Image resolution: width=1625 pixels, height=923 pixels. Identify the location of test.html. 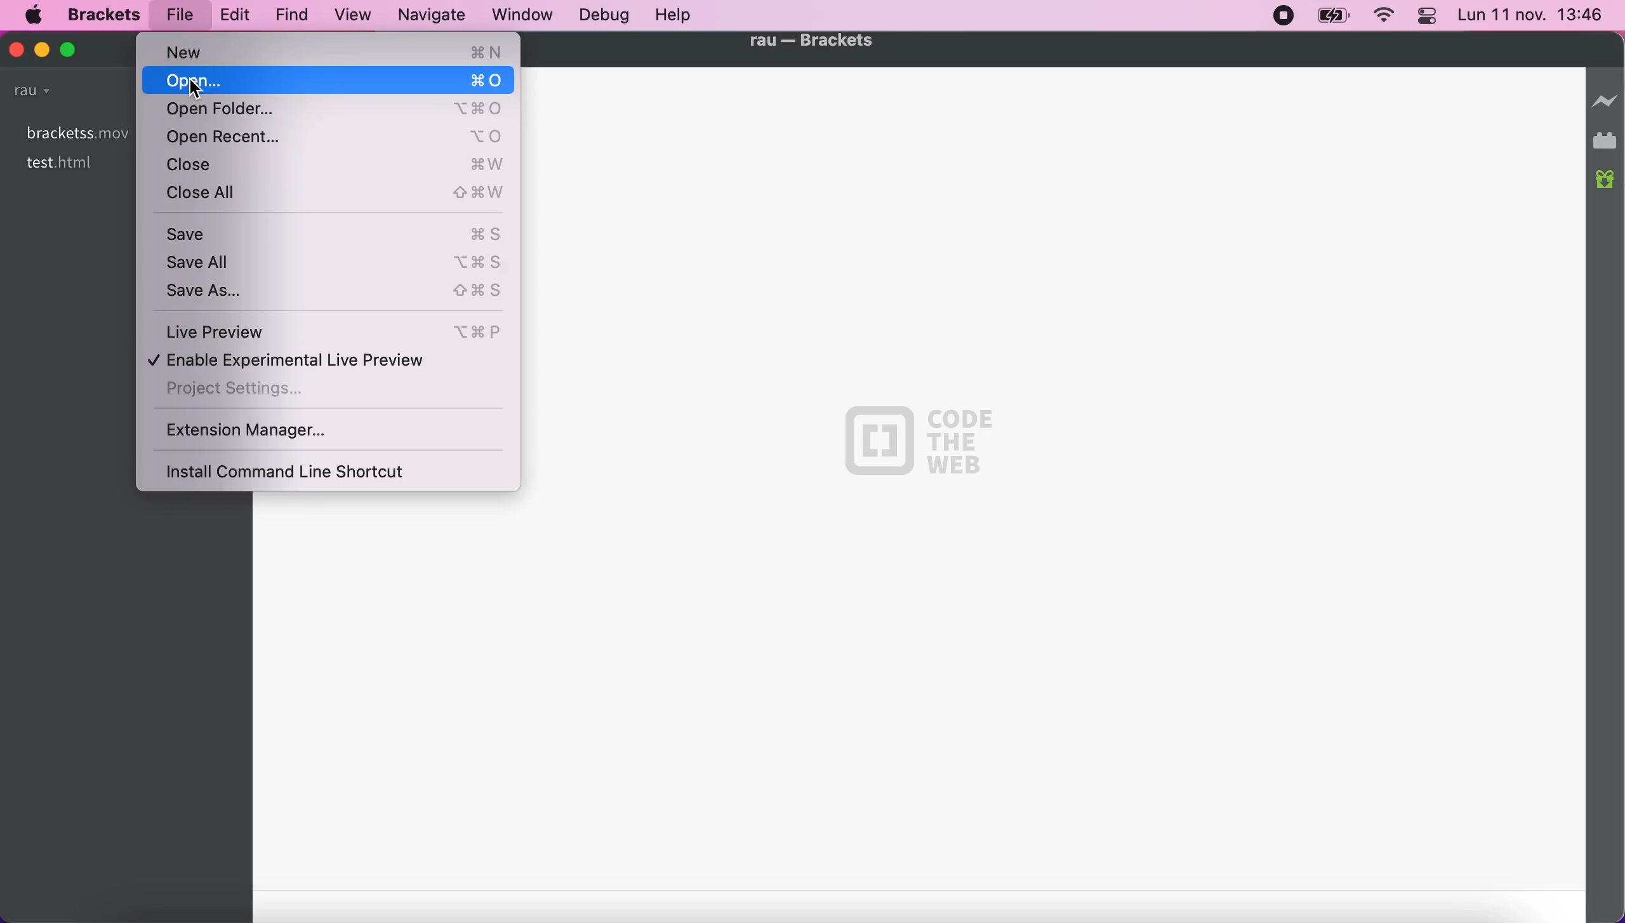
(59, 163).